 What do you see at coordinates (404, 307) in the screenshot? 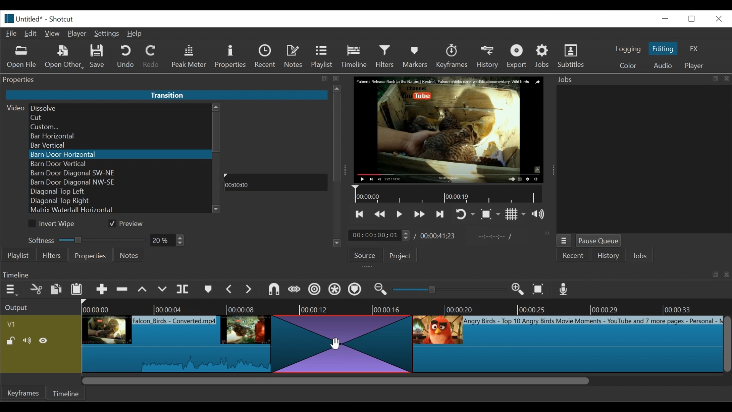
I see `Zoom Timeline` at bounding box center [404, 307].